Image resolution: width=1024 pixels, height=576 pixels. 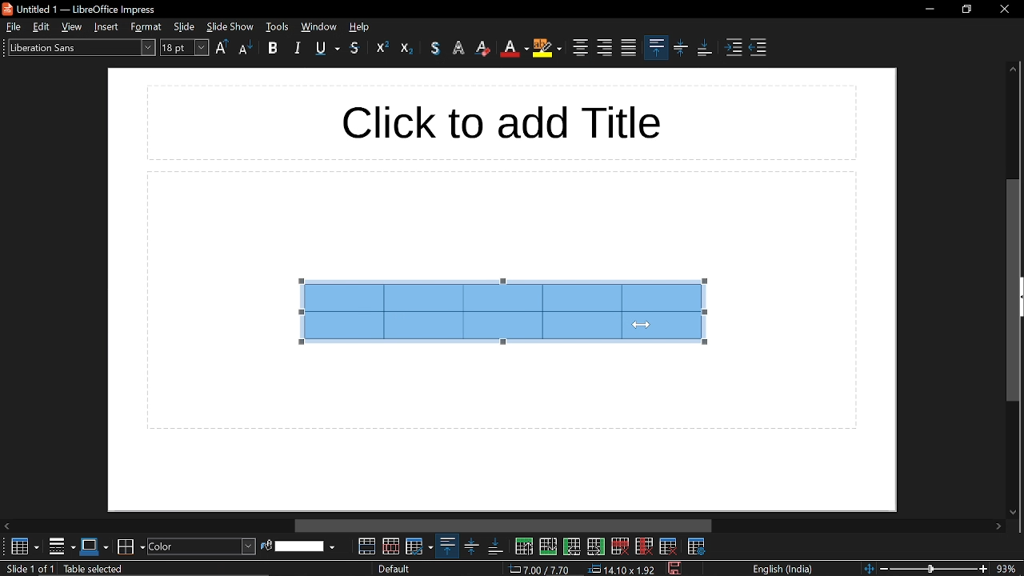 I want to click on increase indent, so click(x=735, y=47).